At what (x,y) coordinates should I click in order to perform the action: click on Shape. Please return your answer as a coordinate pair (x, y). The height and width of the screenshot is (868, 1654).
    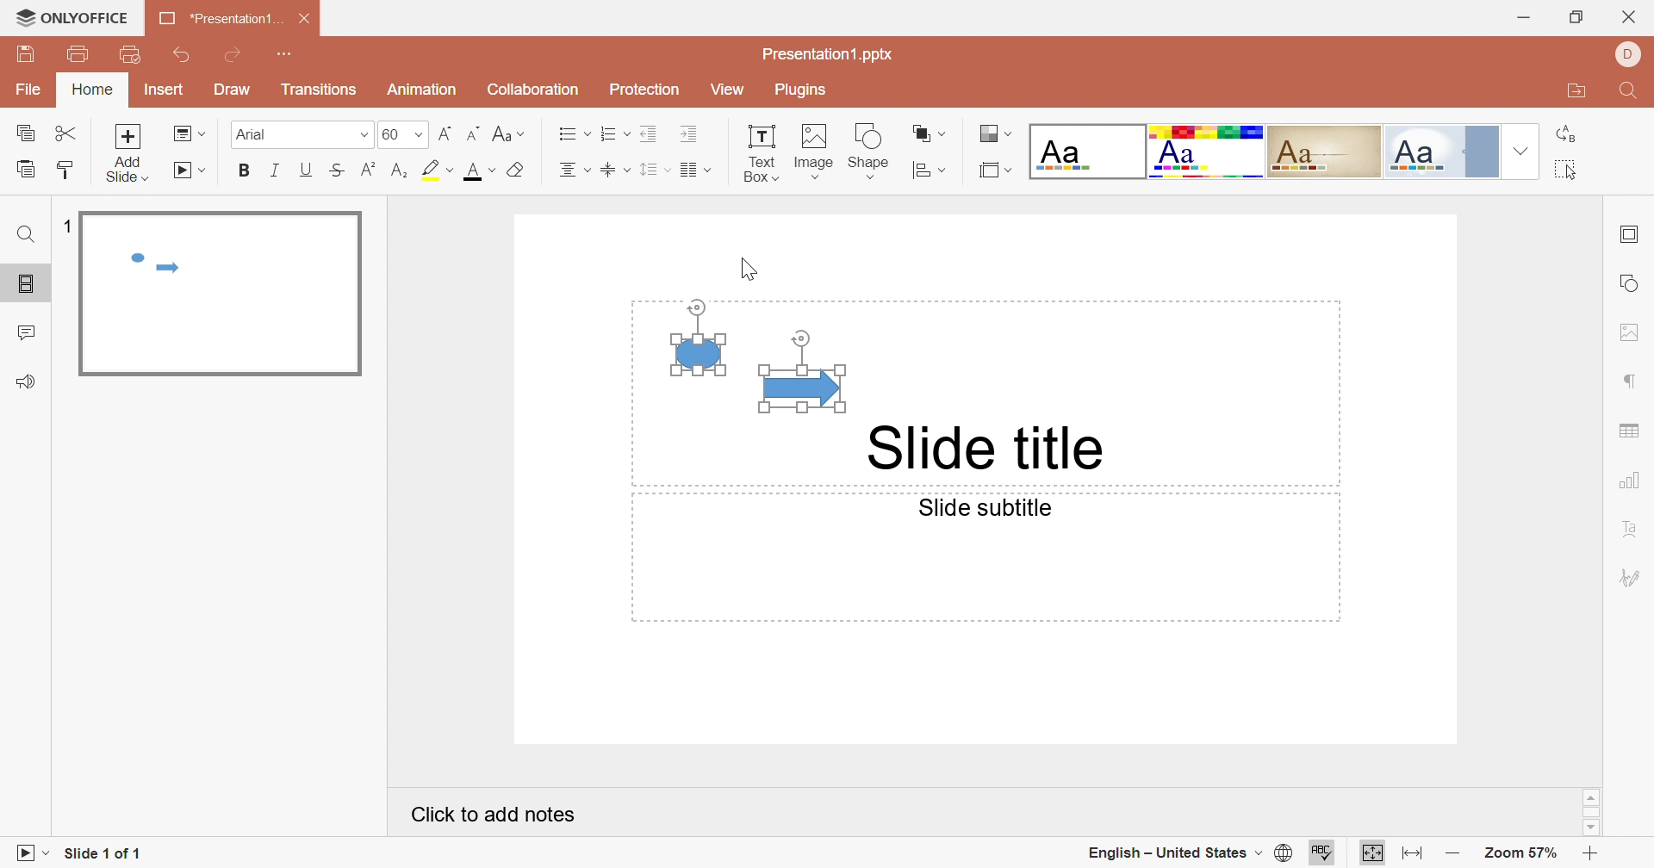
    Looking at the image, I should click on (872, 150).